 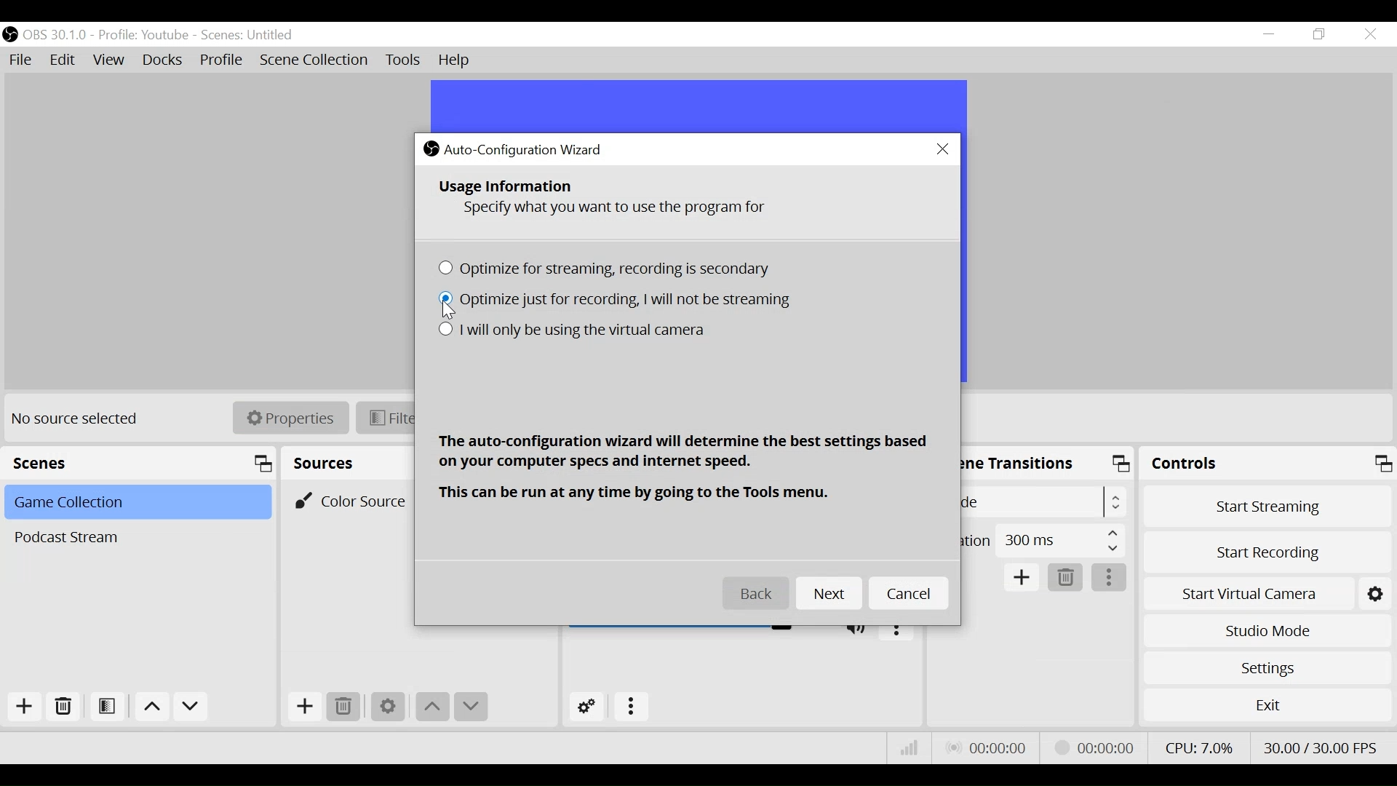 I want to click on Profile, so click(x=222, y=60).